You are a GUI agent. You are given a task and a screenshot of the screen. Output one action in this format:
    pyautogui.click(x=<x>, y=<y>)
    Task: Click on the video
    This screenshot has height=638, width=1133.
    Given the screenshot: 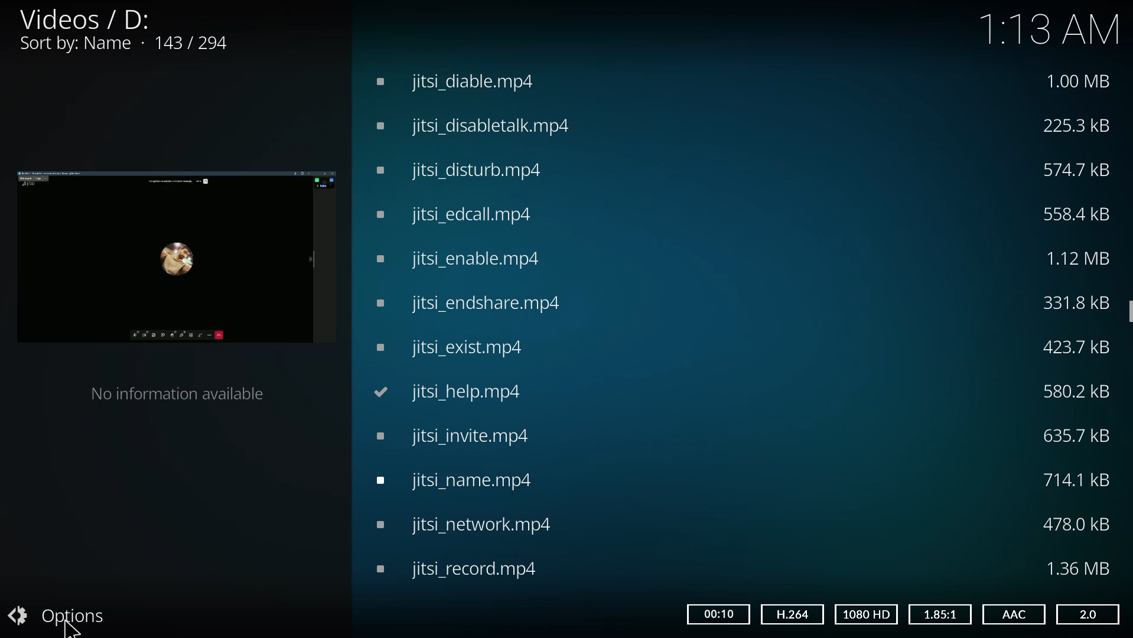 What is the action you would take?
    pyautogui.click(x=457, y=81)
    